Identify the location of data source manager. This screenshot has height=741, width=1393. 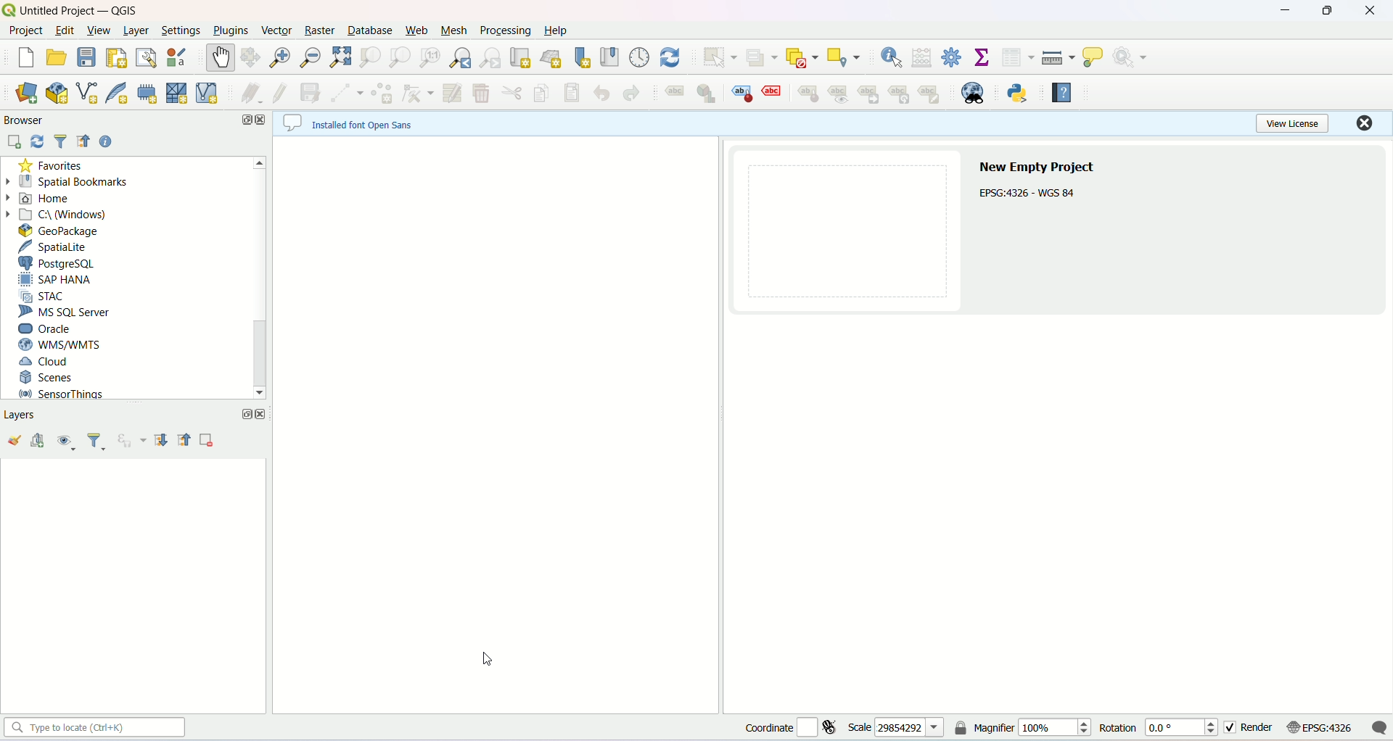
(24, 95).